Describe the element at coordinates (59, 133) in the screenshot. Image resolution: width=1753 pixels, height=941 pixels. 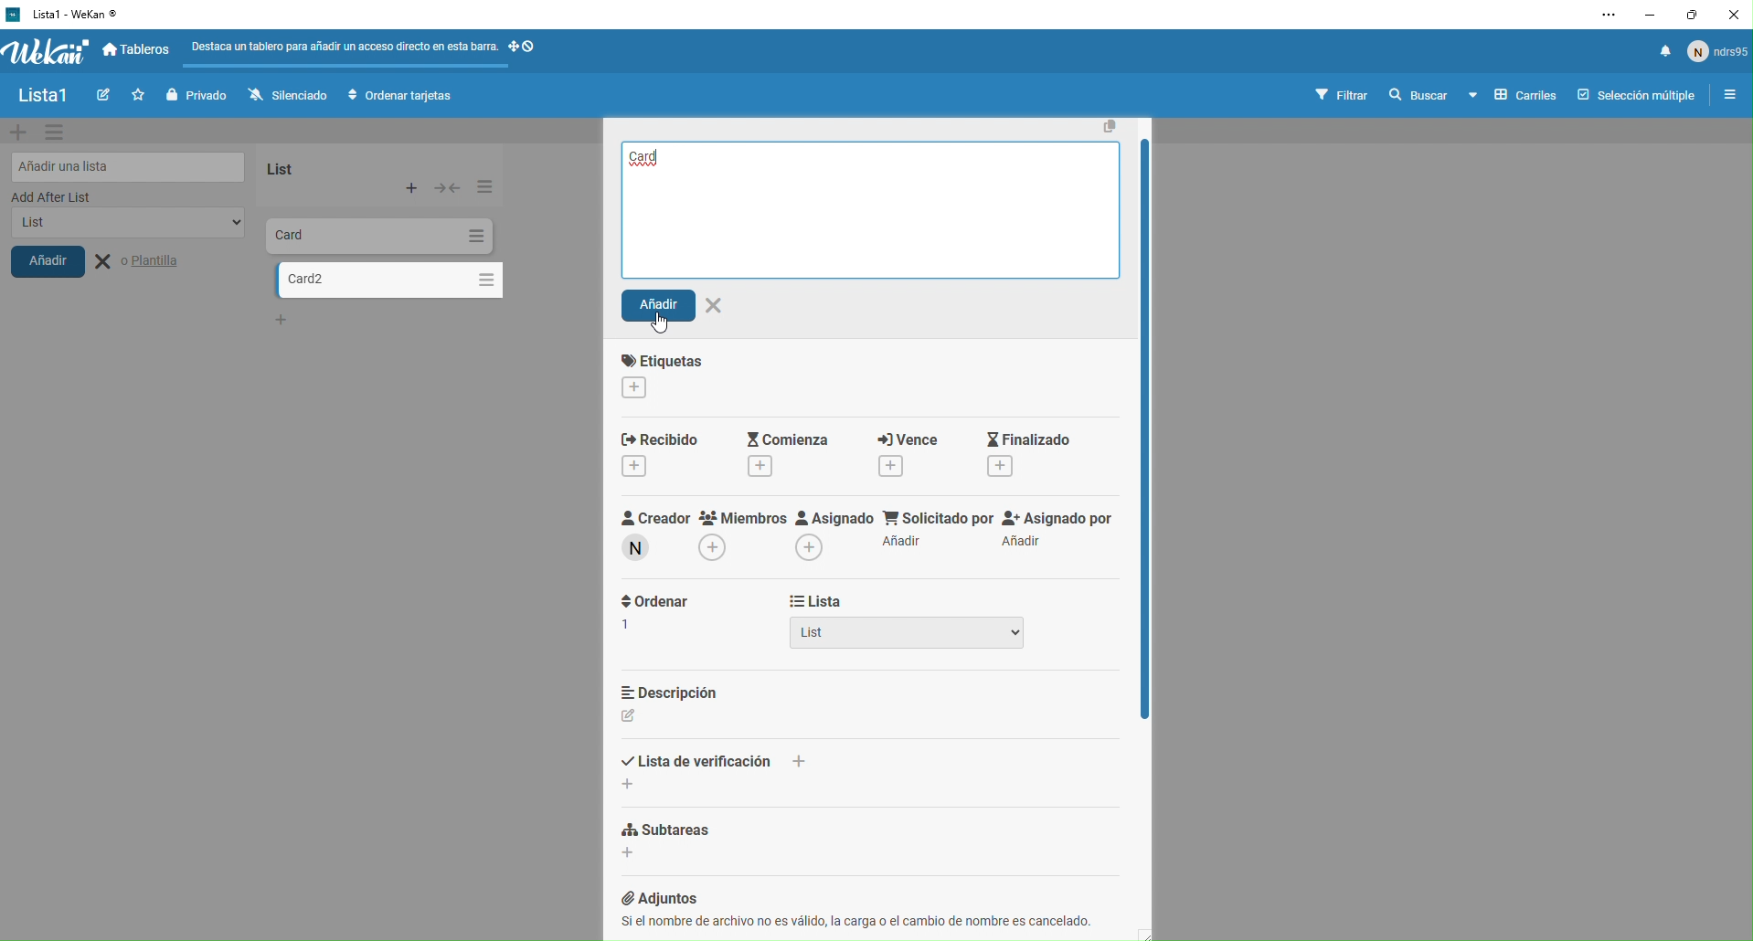
I see `settings` at that location.